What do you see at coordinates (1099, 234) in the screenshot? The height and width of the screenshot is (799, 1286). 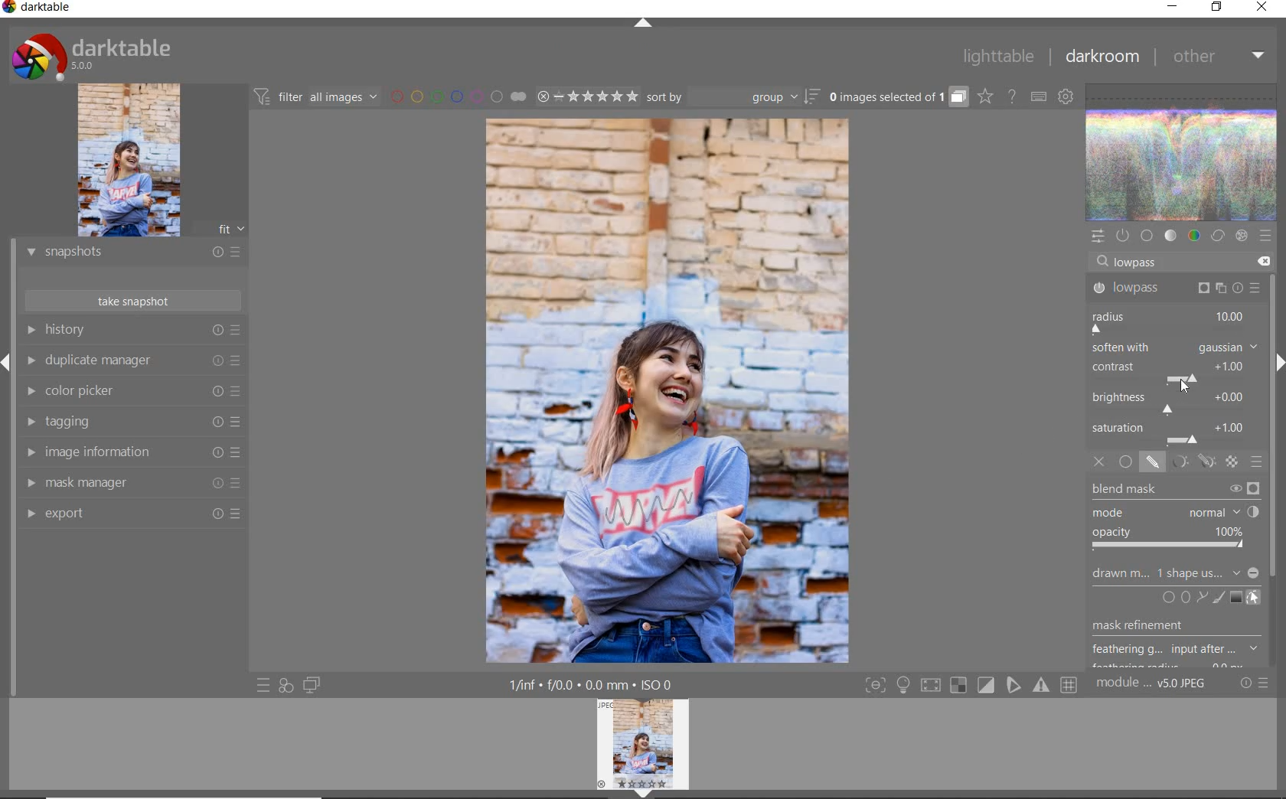 I see `quick access panel` at bounding box center [1099, 234].